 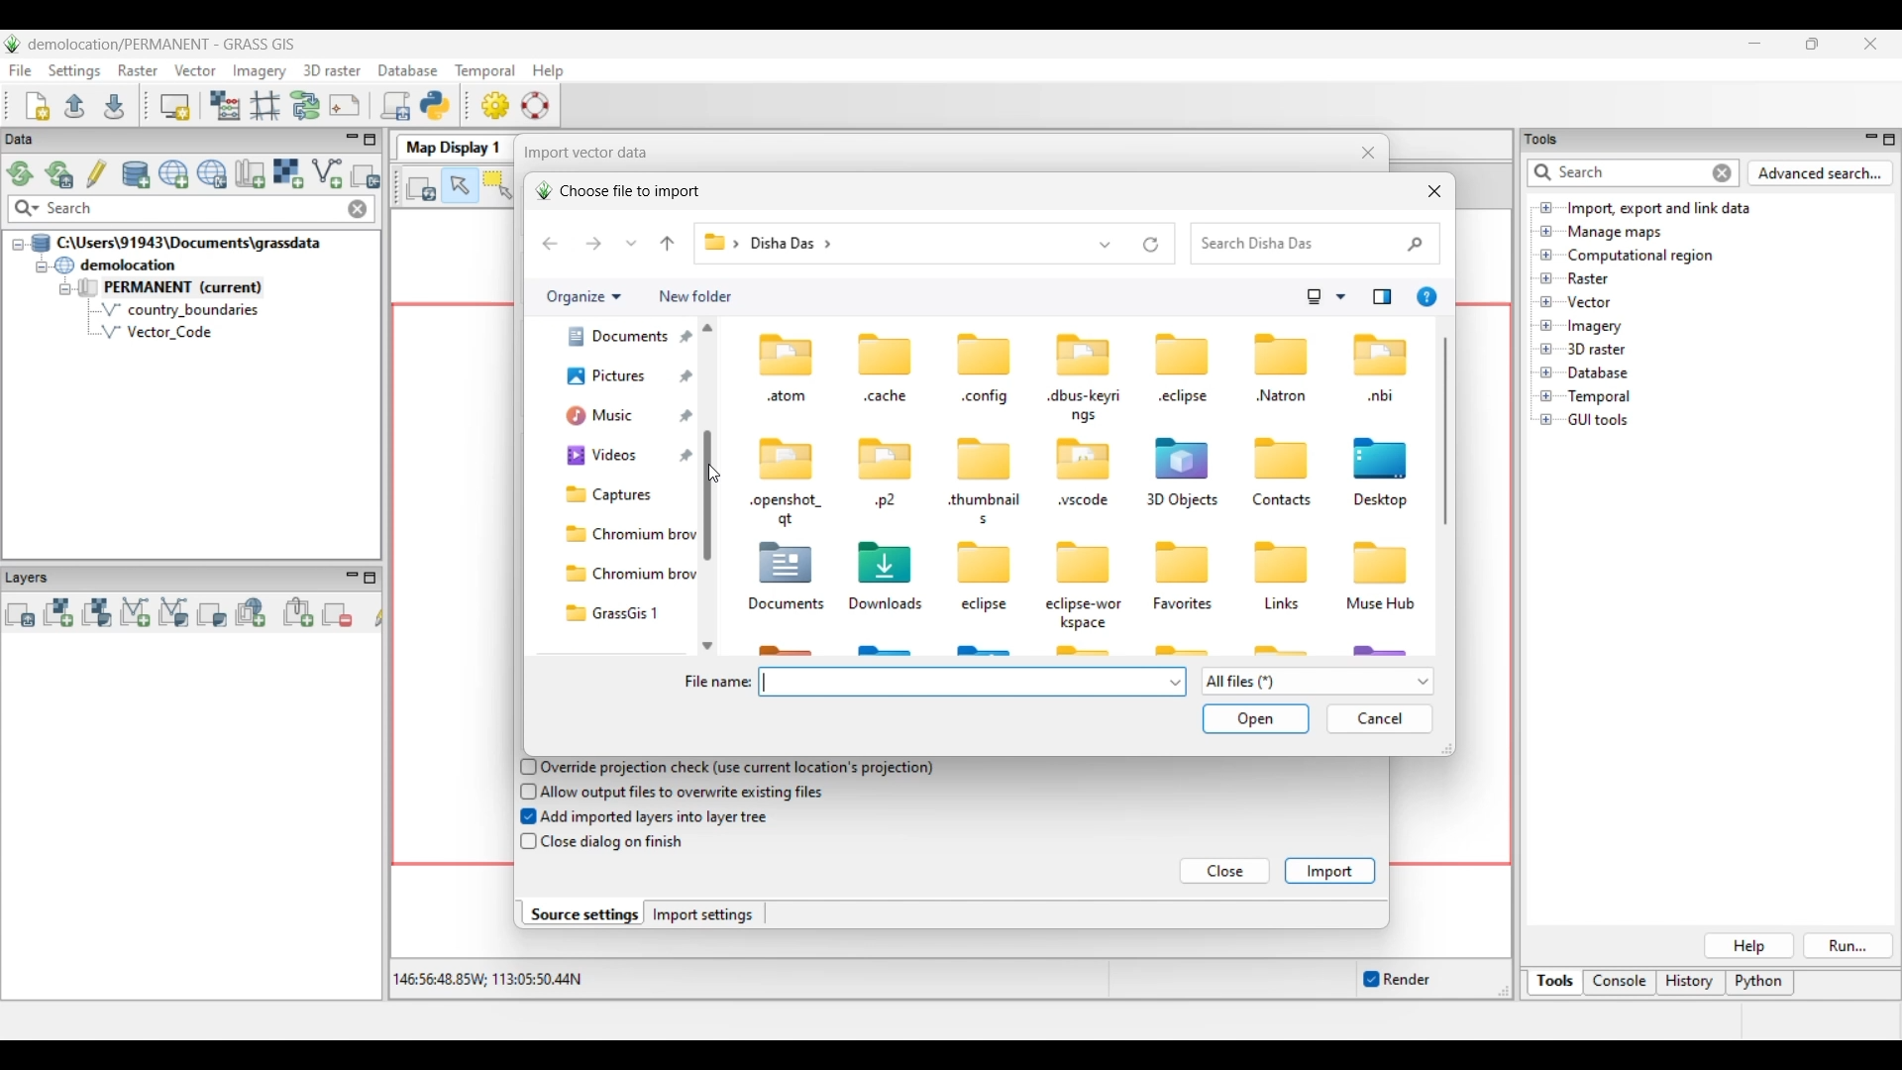 I want to click on nbi, so click(x=1382, y=397).